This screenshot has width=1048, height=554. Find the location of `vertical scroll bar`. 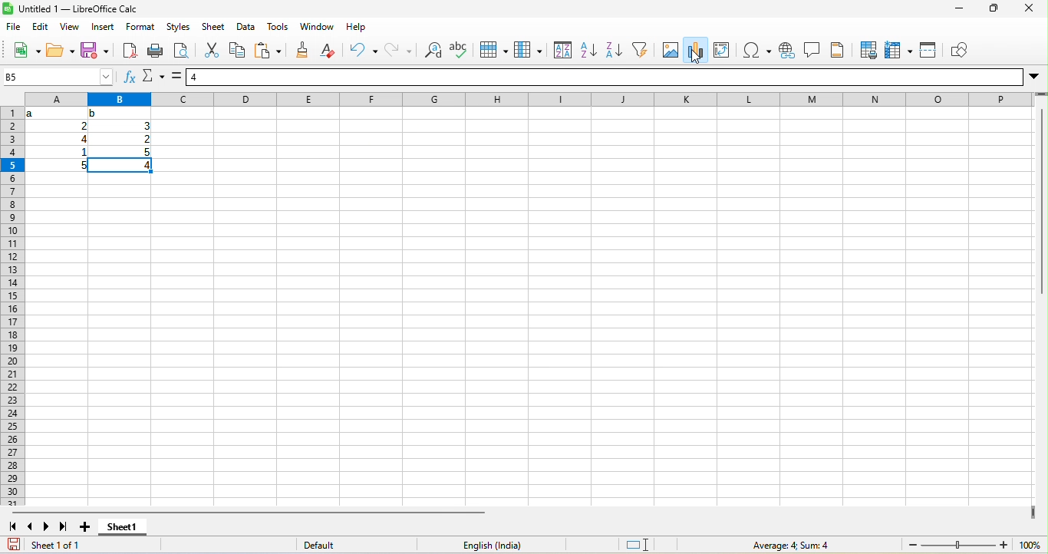

vertical scroll bar is located at coordinates (1041, 196).